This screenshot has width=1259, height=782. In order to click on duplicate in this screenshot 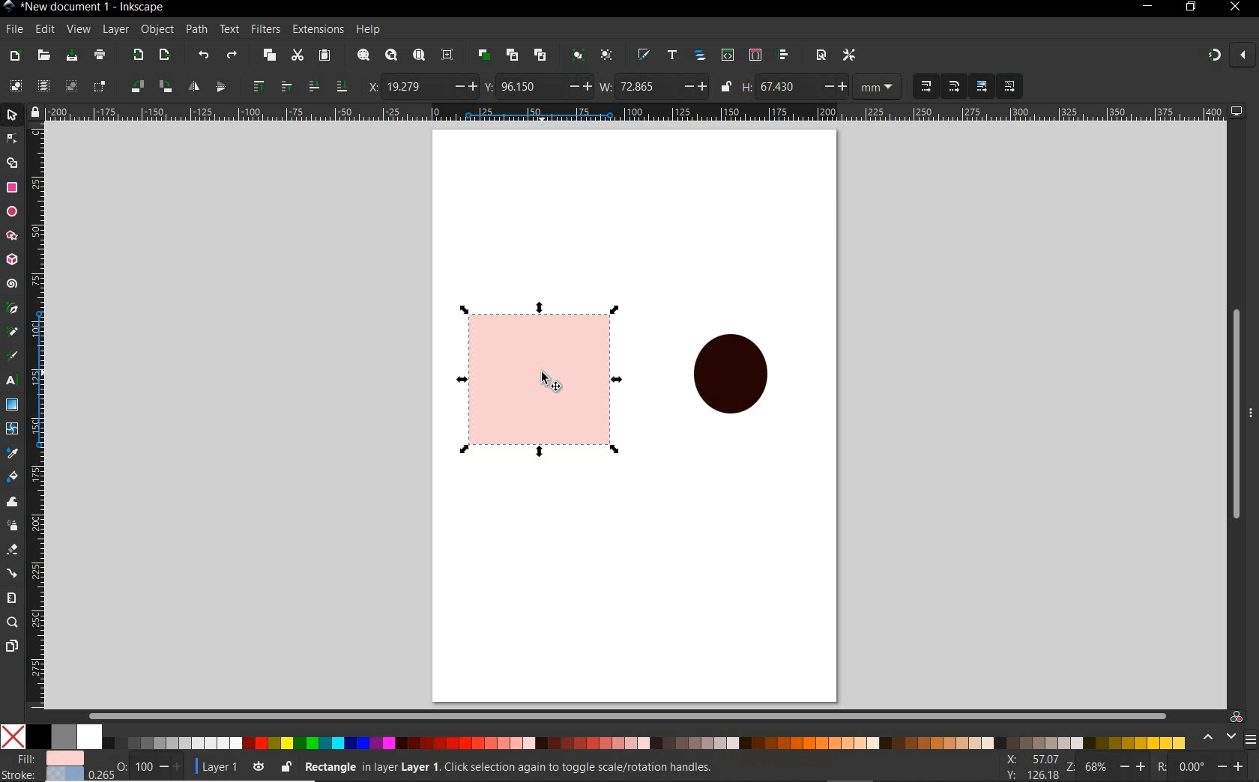, I will do `click(485, 55)`.